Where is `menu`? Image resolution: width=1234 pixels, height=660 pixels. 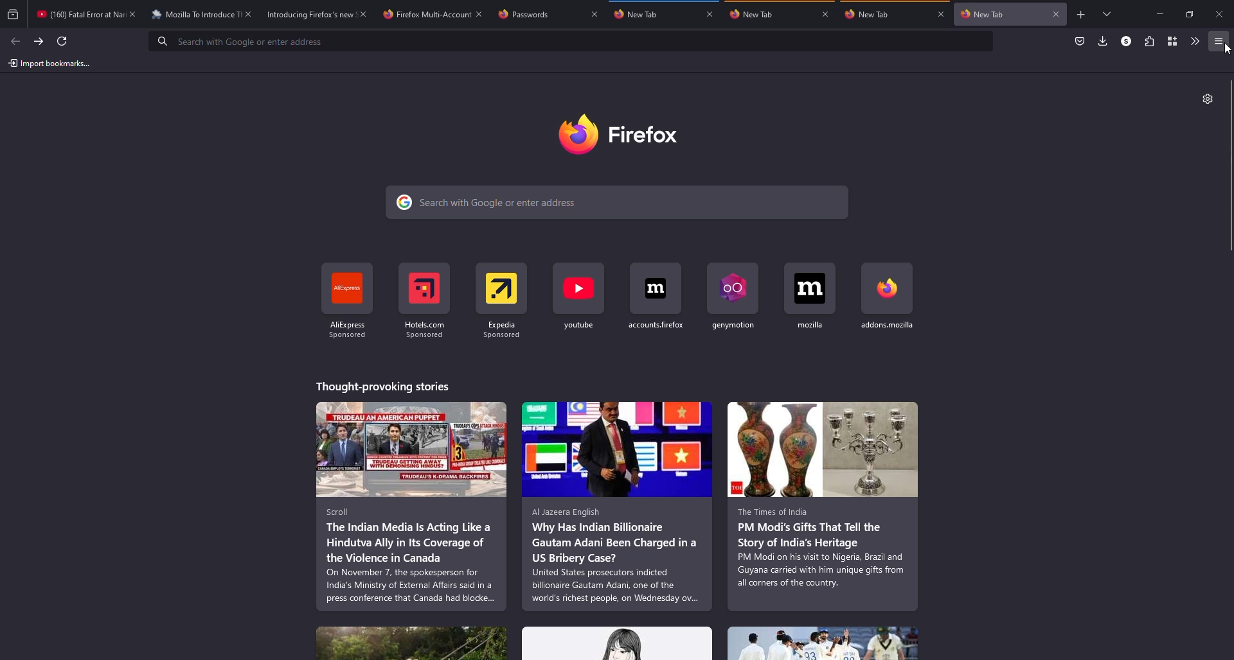
menu is located at coordinates (1220, 42).